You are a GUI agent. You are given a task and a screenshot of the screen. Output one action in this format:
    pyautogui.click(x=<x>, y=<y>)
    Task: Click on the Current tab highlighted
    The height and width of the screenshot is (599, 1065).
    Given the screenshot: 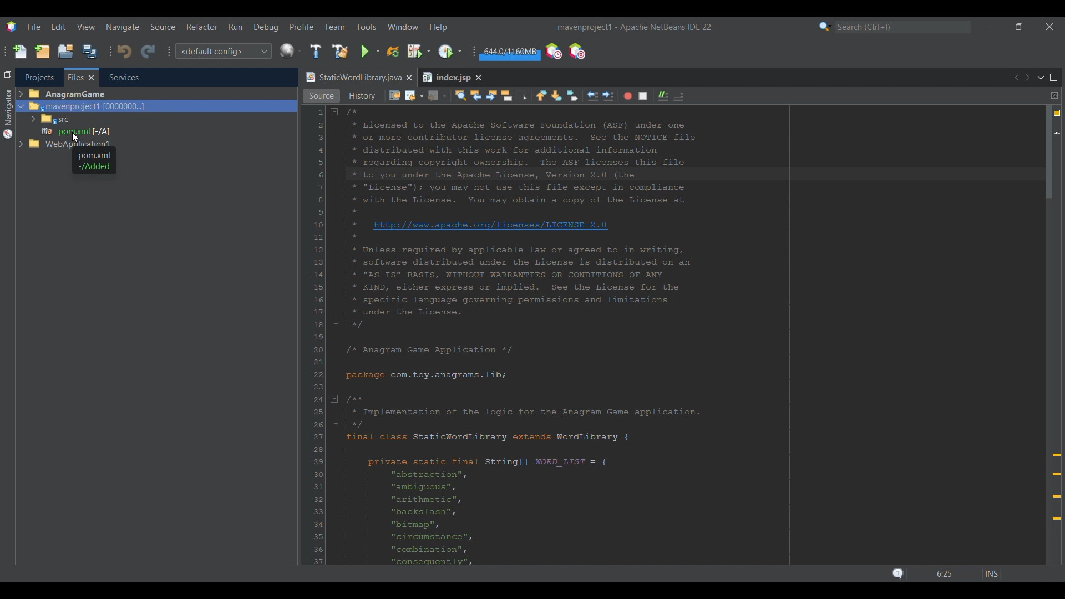 What is the action you would take?
    pyautogui.click(x=352, y=78)
    